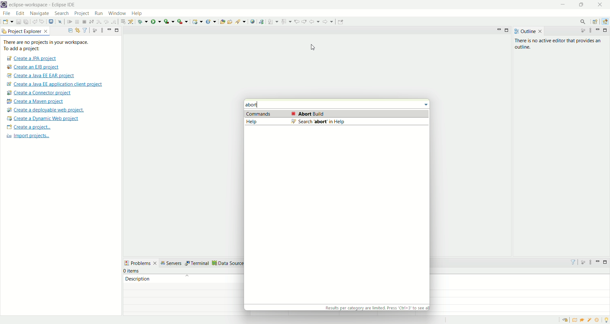 The width and height of the screenshot is (610, 324). I want to click on forward, so click(328, 21).